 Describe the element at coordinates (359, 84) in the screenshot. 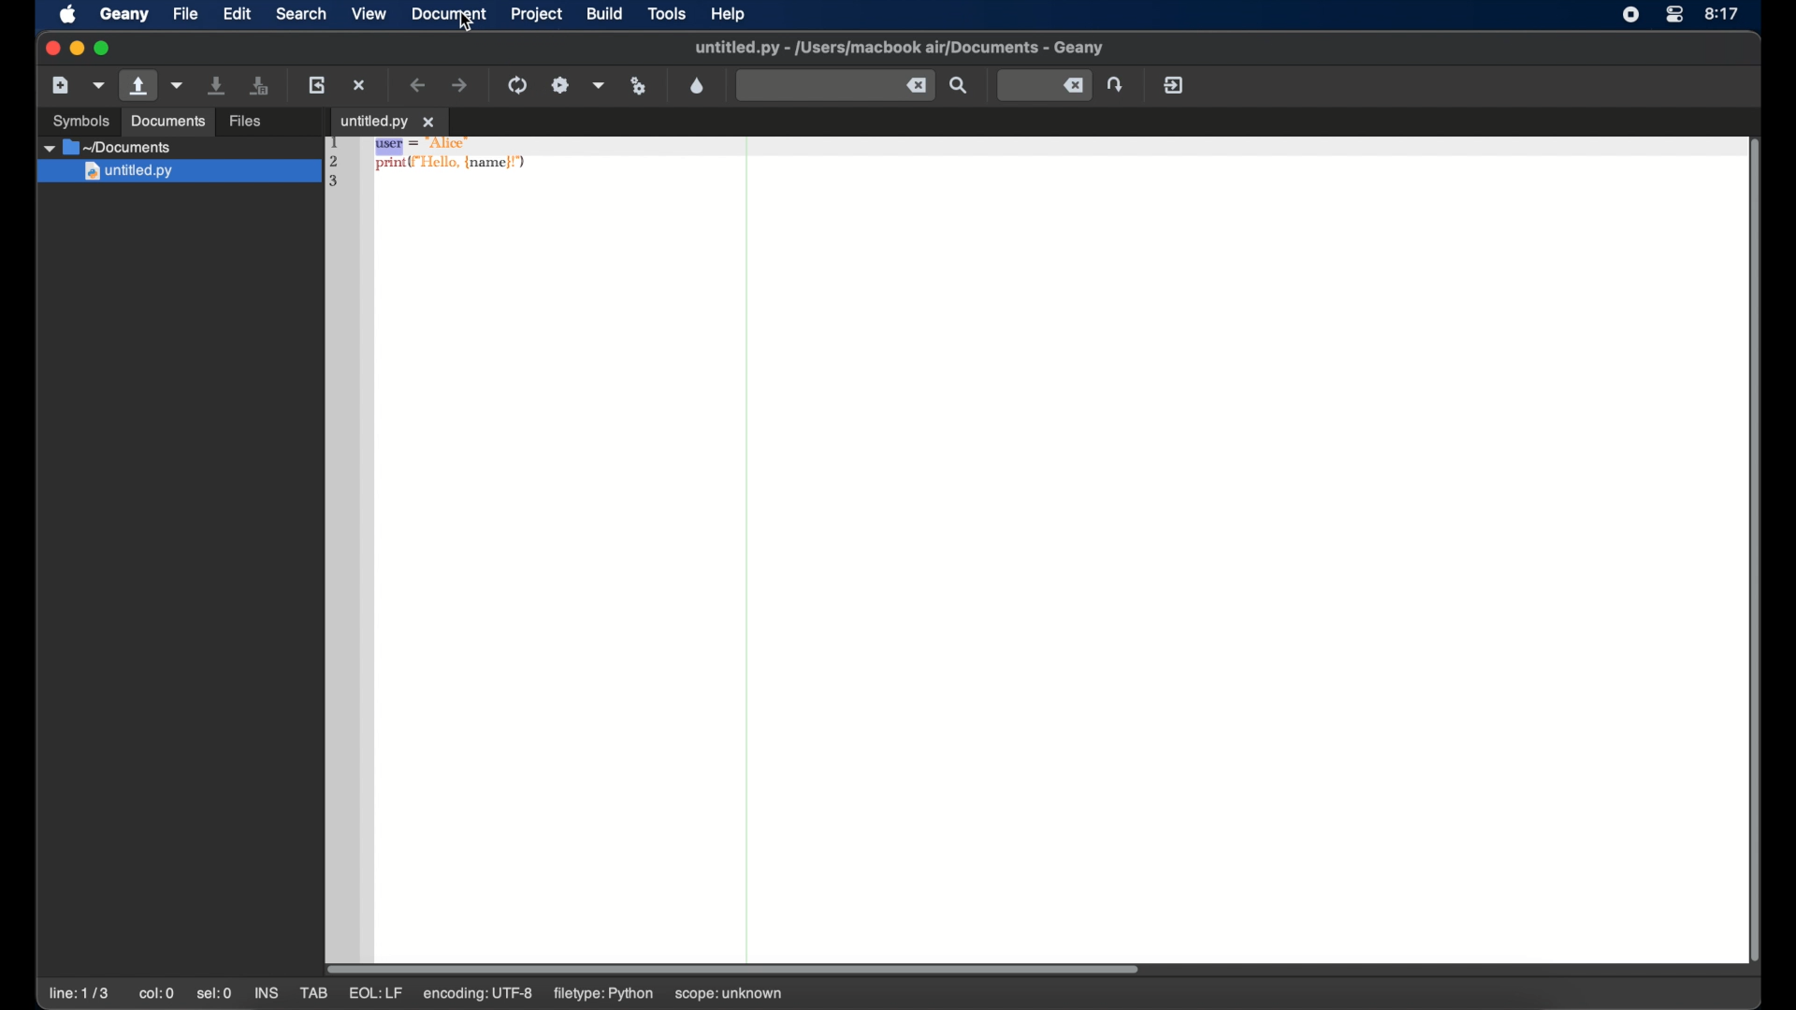

I see `close the current file` at that location.